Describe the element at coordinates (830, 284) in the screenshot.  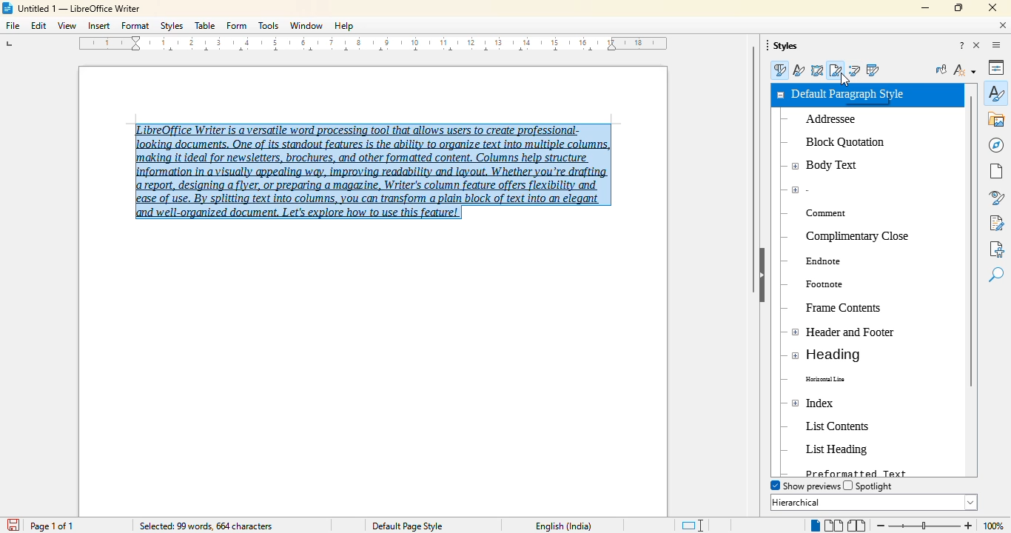
I see `Footnote` at that location.